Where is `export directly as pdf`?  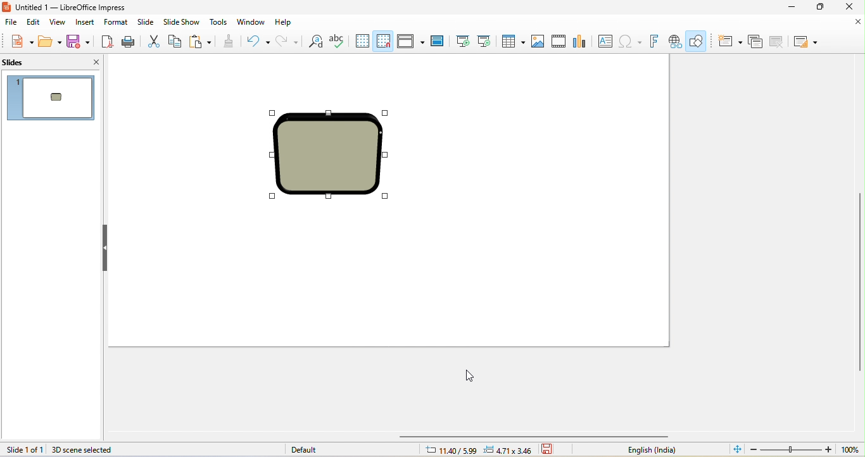
export directly as pdf is located at coordinates (108, 41).